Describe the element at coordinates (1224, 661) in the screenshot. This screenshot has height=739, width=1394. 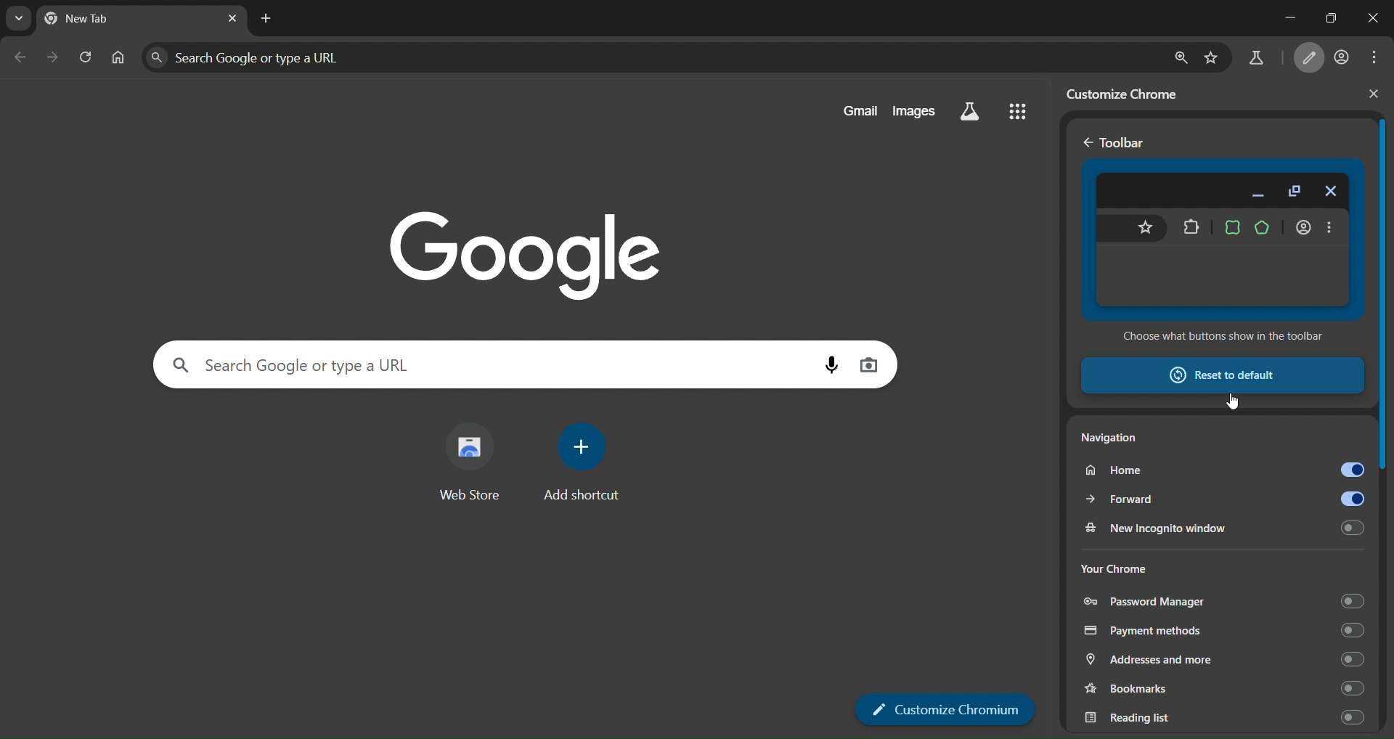
I see `addresses and more` at that location.